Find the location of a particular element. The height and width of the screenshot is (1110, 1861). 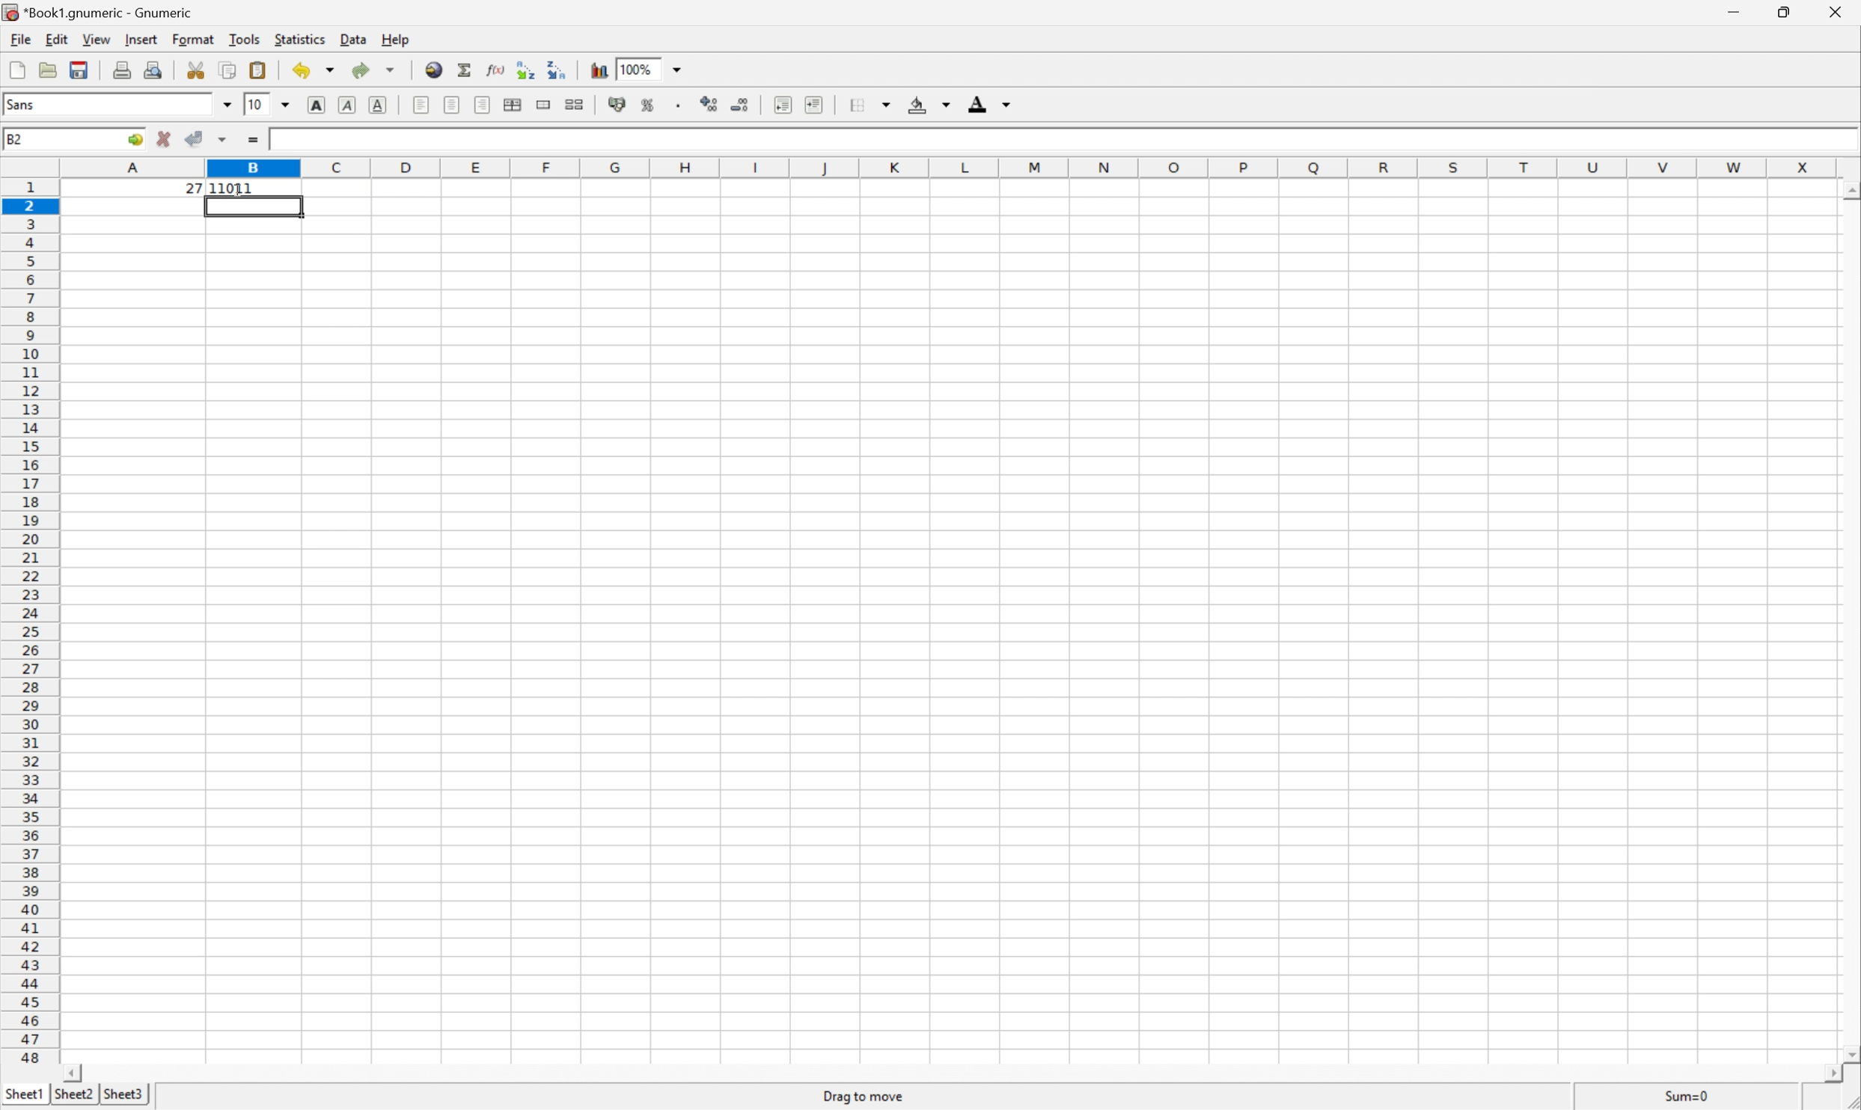

Merge a range of cells is located at coordinates (541, 105).